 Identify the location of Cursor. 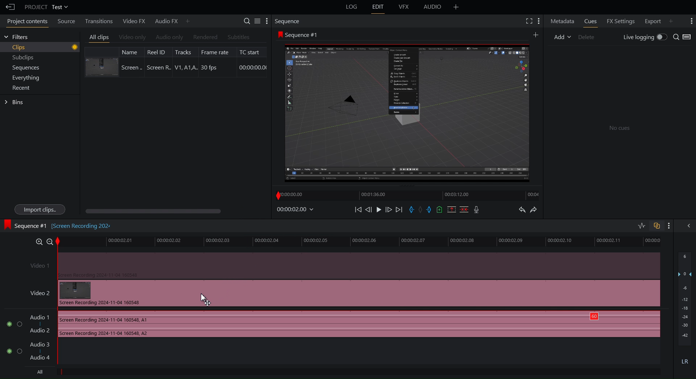
(204, 299).